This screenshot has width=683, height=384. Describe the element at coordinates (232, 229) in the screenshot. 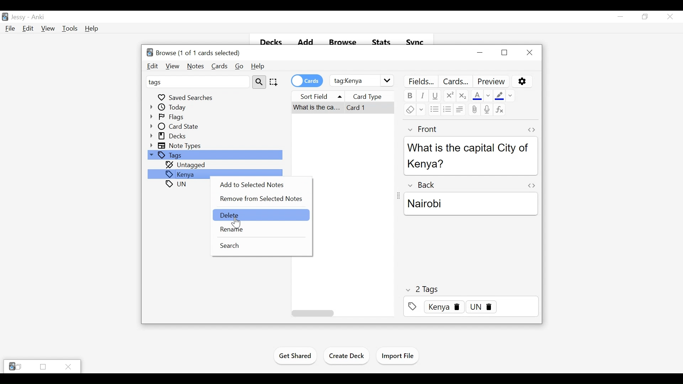

I see `Rename` at that location.